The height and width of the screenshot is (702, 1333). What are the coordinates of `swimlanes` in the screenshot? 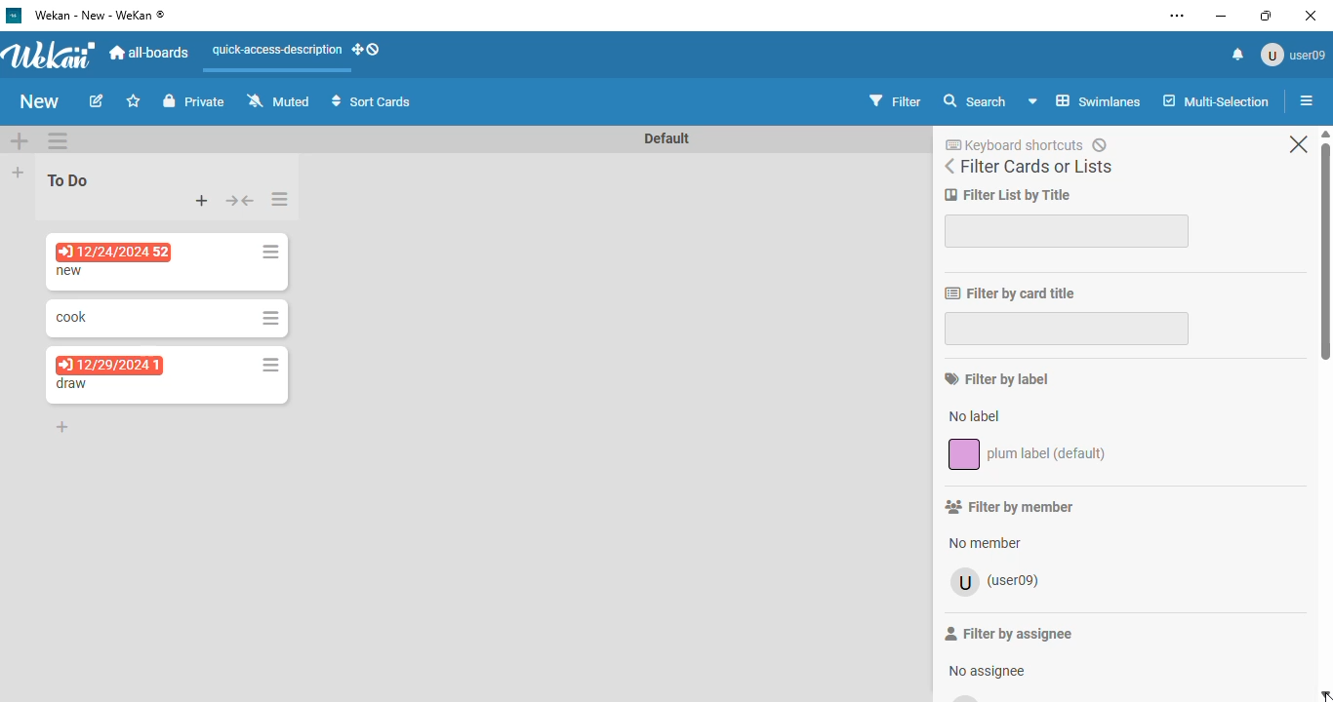 It's located at (1085, 100).